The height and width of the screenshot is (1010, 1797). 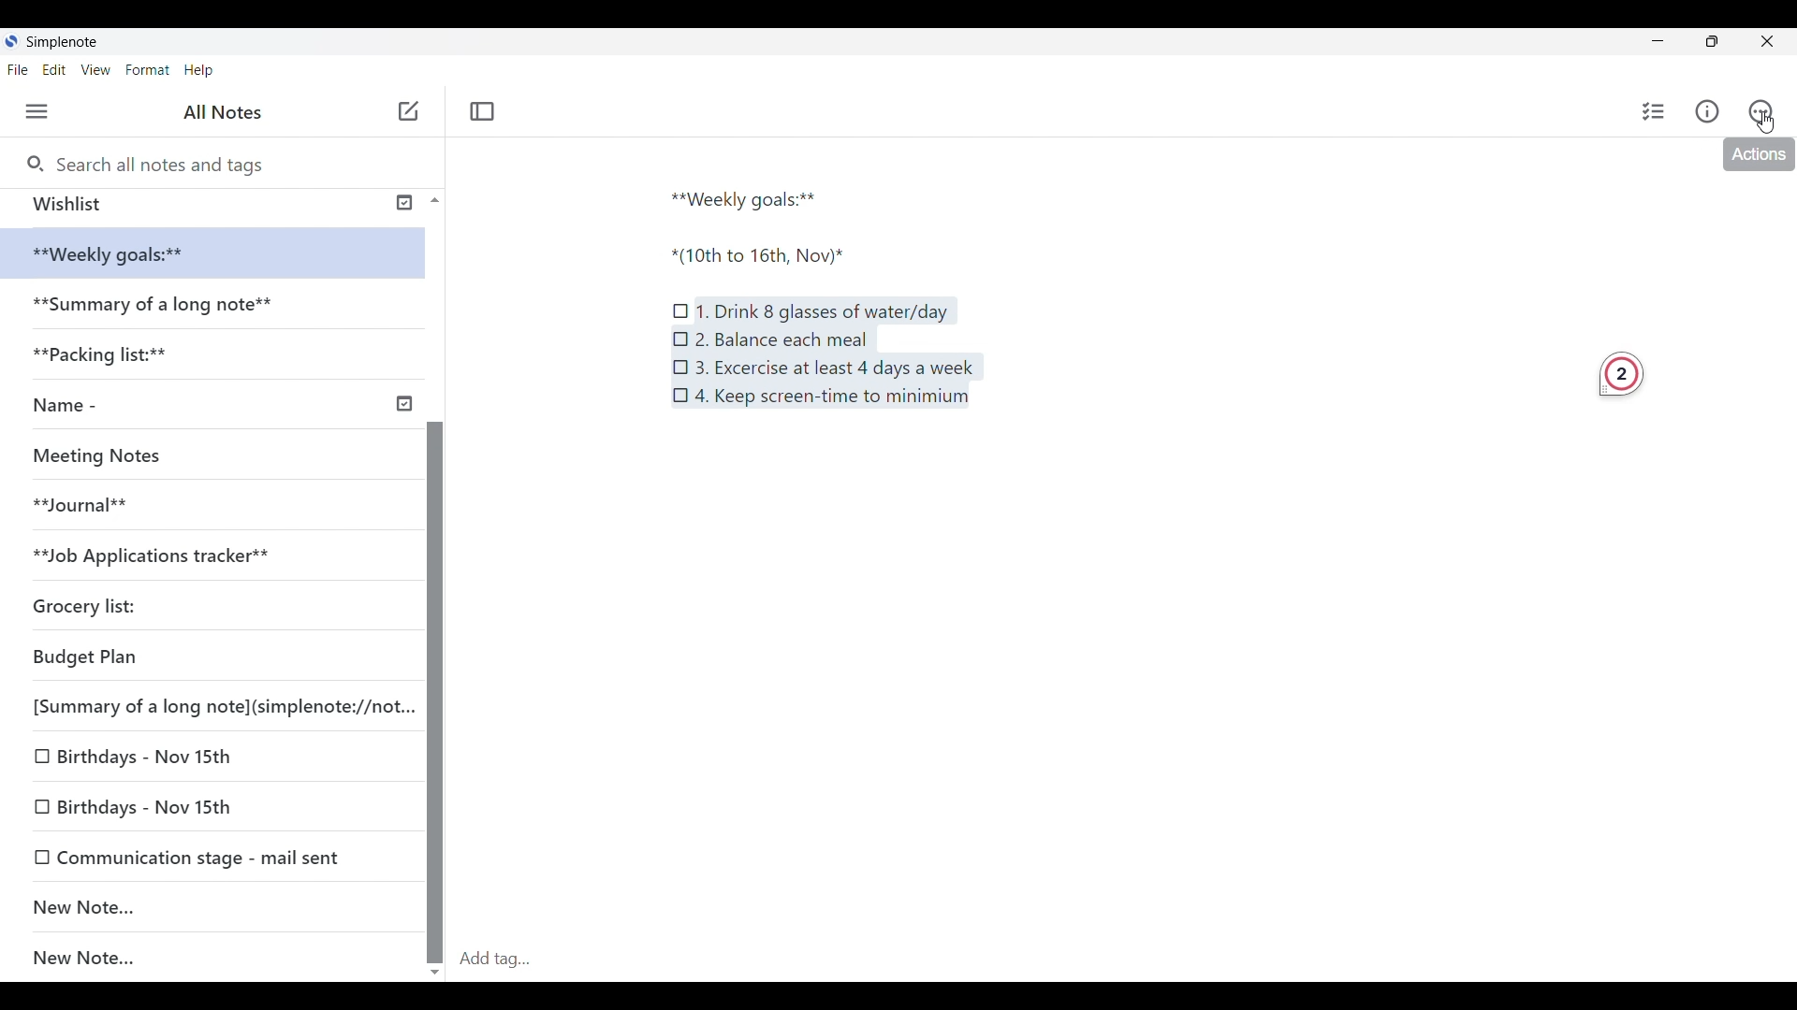 I want to click on Toggle focus mode, so click(x=485, y=110).